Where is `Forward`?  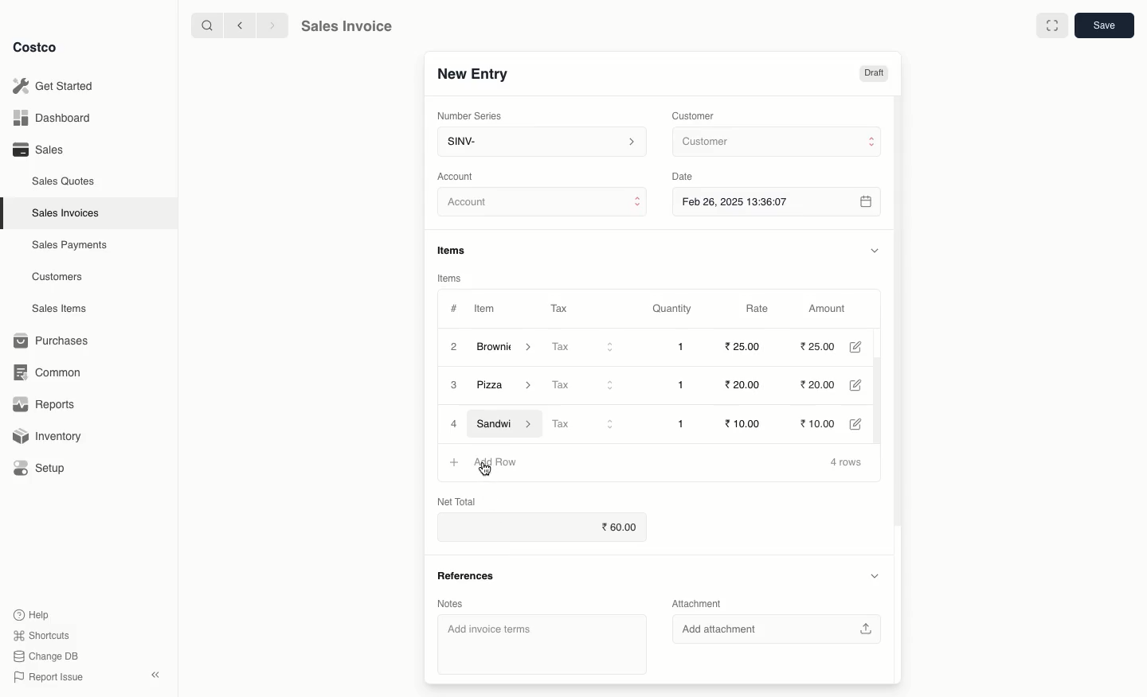 Forward is located at coordinates (272, 26).